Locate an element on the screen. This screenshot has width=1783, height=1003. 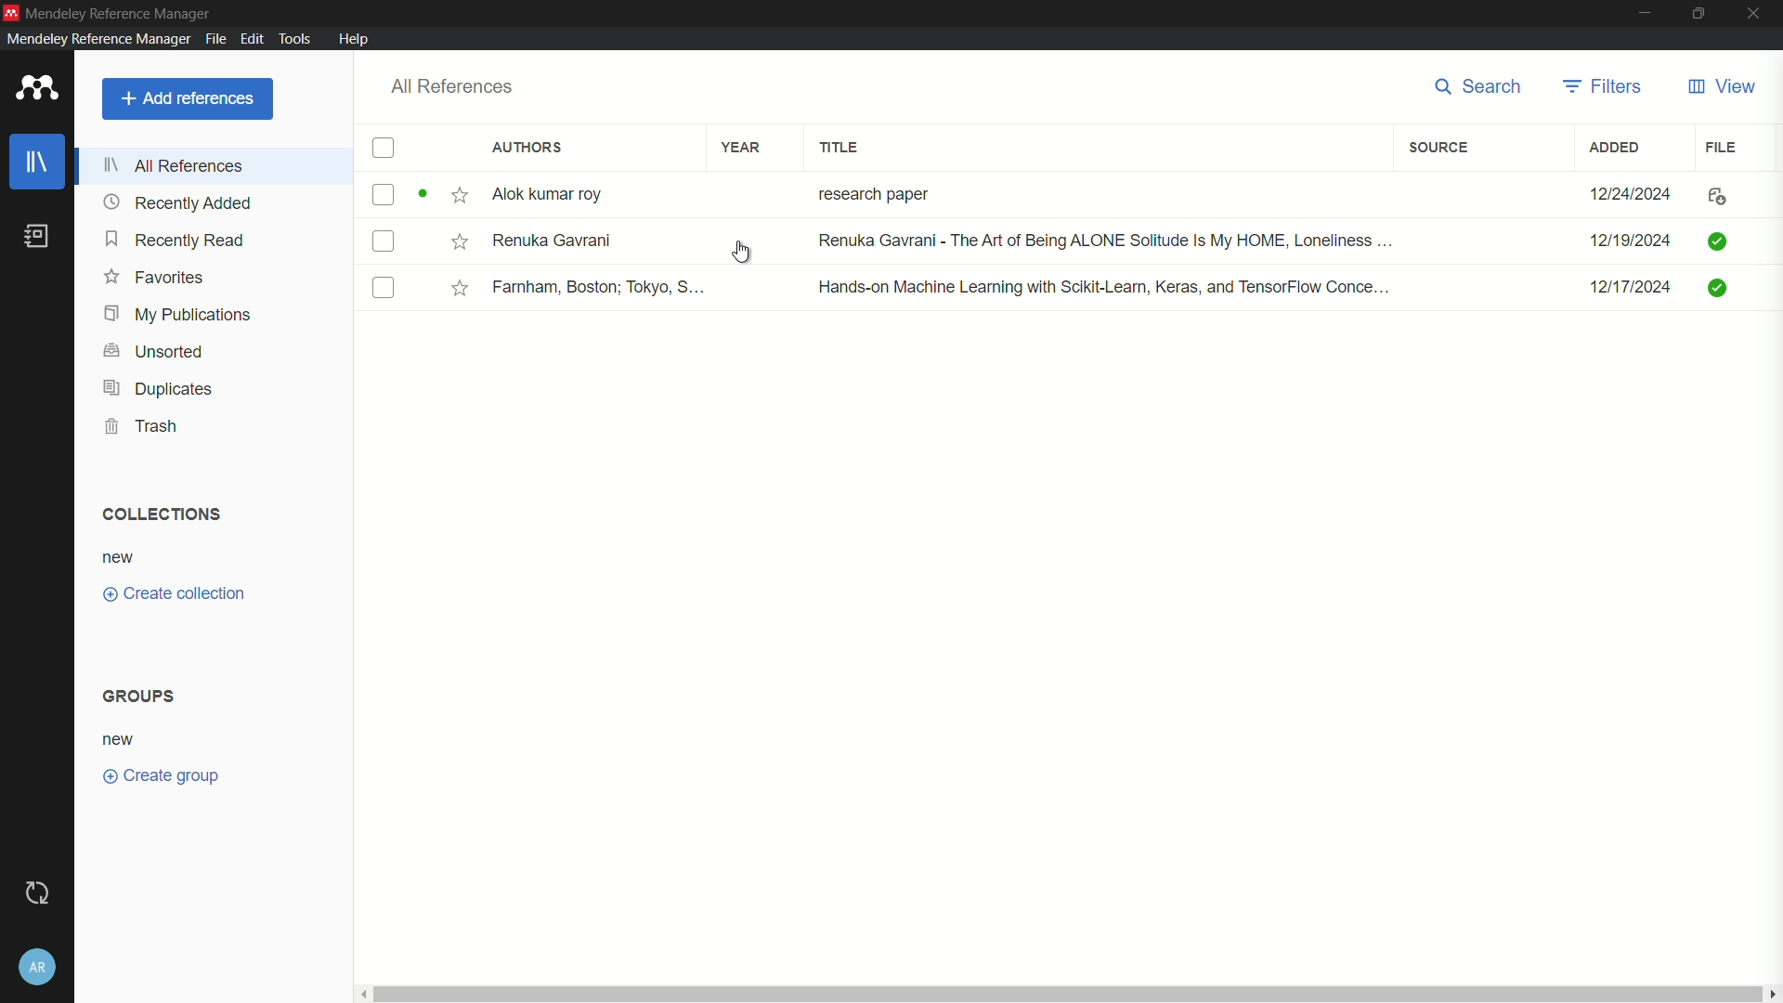
Hands-on Machine Learning with Scikit-Learn, Keras, and TensorFlow Conce... is located at coordinates (1108, 287).